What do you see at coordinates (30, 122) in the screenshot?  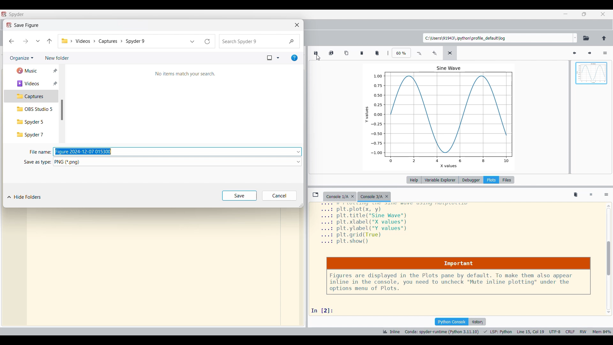 I see `Spyder 5` at bounding box center [30, 122].